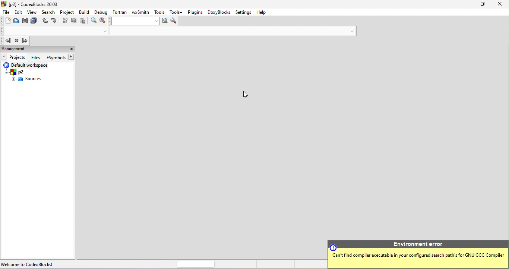  What do you see at coordinates (351, 31) in the screenshot?
I see `dropdown` at bounding box center [351, 31].